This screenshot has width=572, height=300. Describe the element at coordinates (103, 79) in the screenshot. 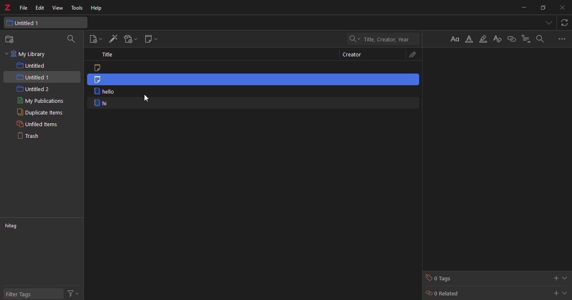

I see `note` at that location.